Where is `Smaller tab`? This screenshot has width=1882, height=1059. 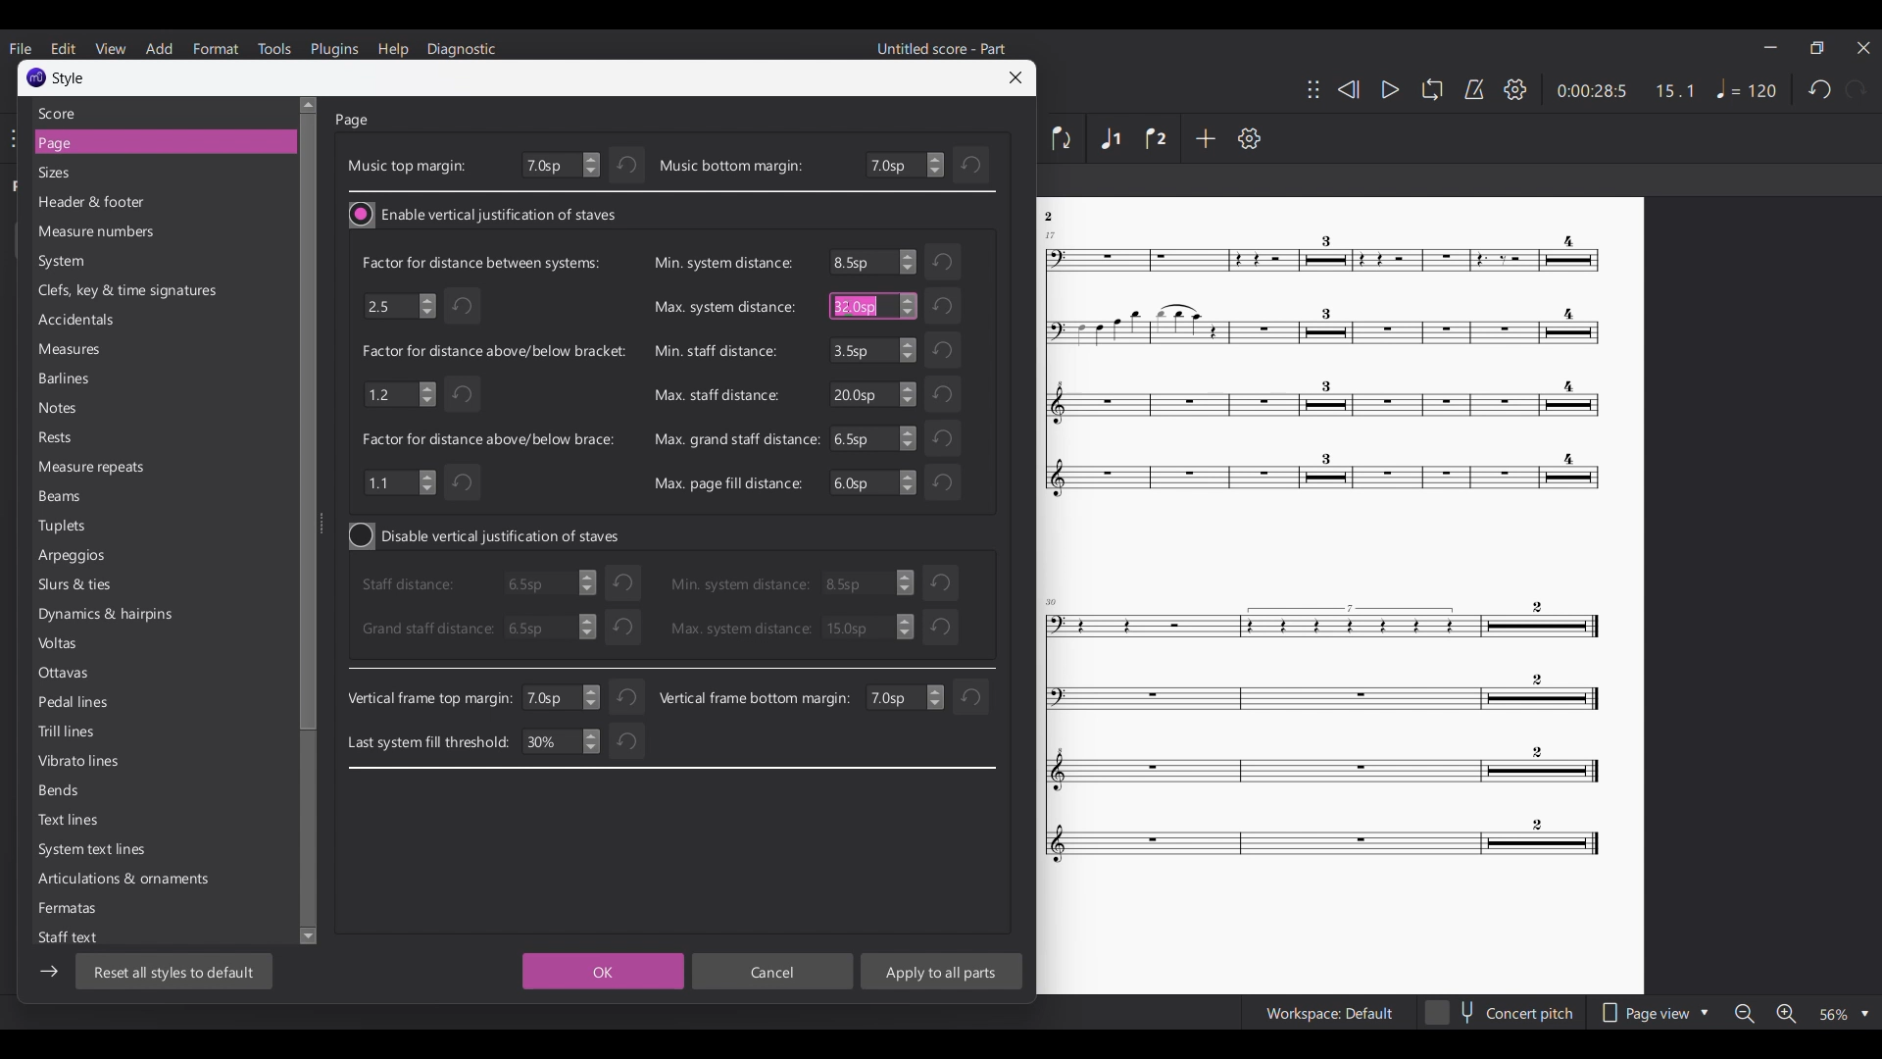 Smaller tab is located at coordinates (1816, 48).